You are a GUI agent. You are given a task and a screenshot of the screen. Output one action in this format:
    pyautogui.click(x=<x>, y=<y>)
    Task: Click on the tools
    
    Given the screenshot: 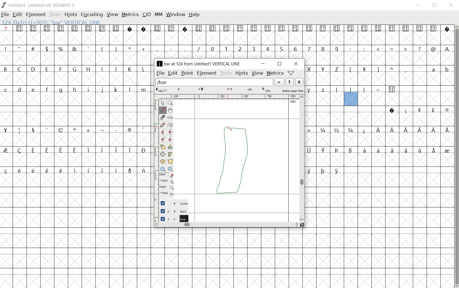 What is the action you would take?
    pyautogui.click(x=225, y=73)
    